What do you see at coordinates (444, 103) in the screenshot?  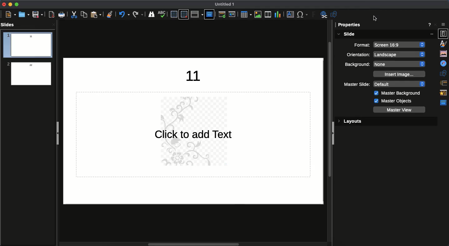 I see `Master slide` at bounding box center [444, 103].